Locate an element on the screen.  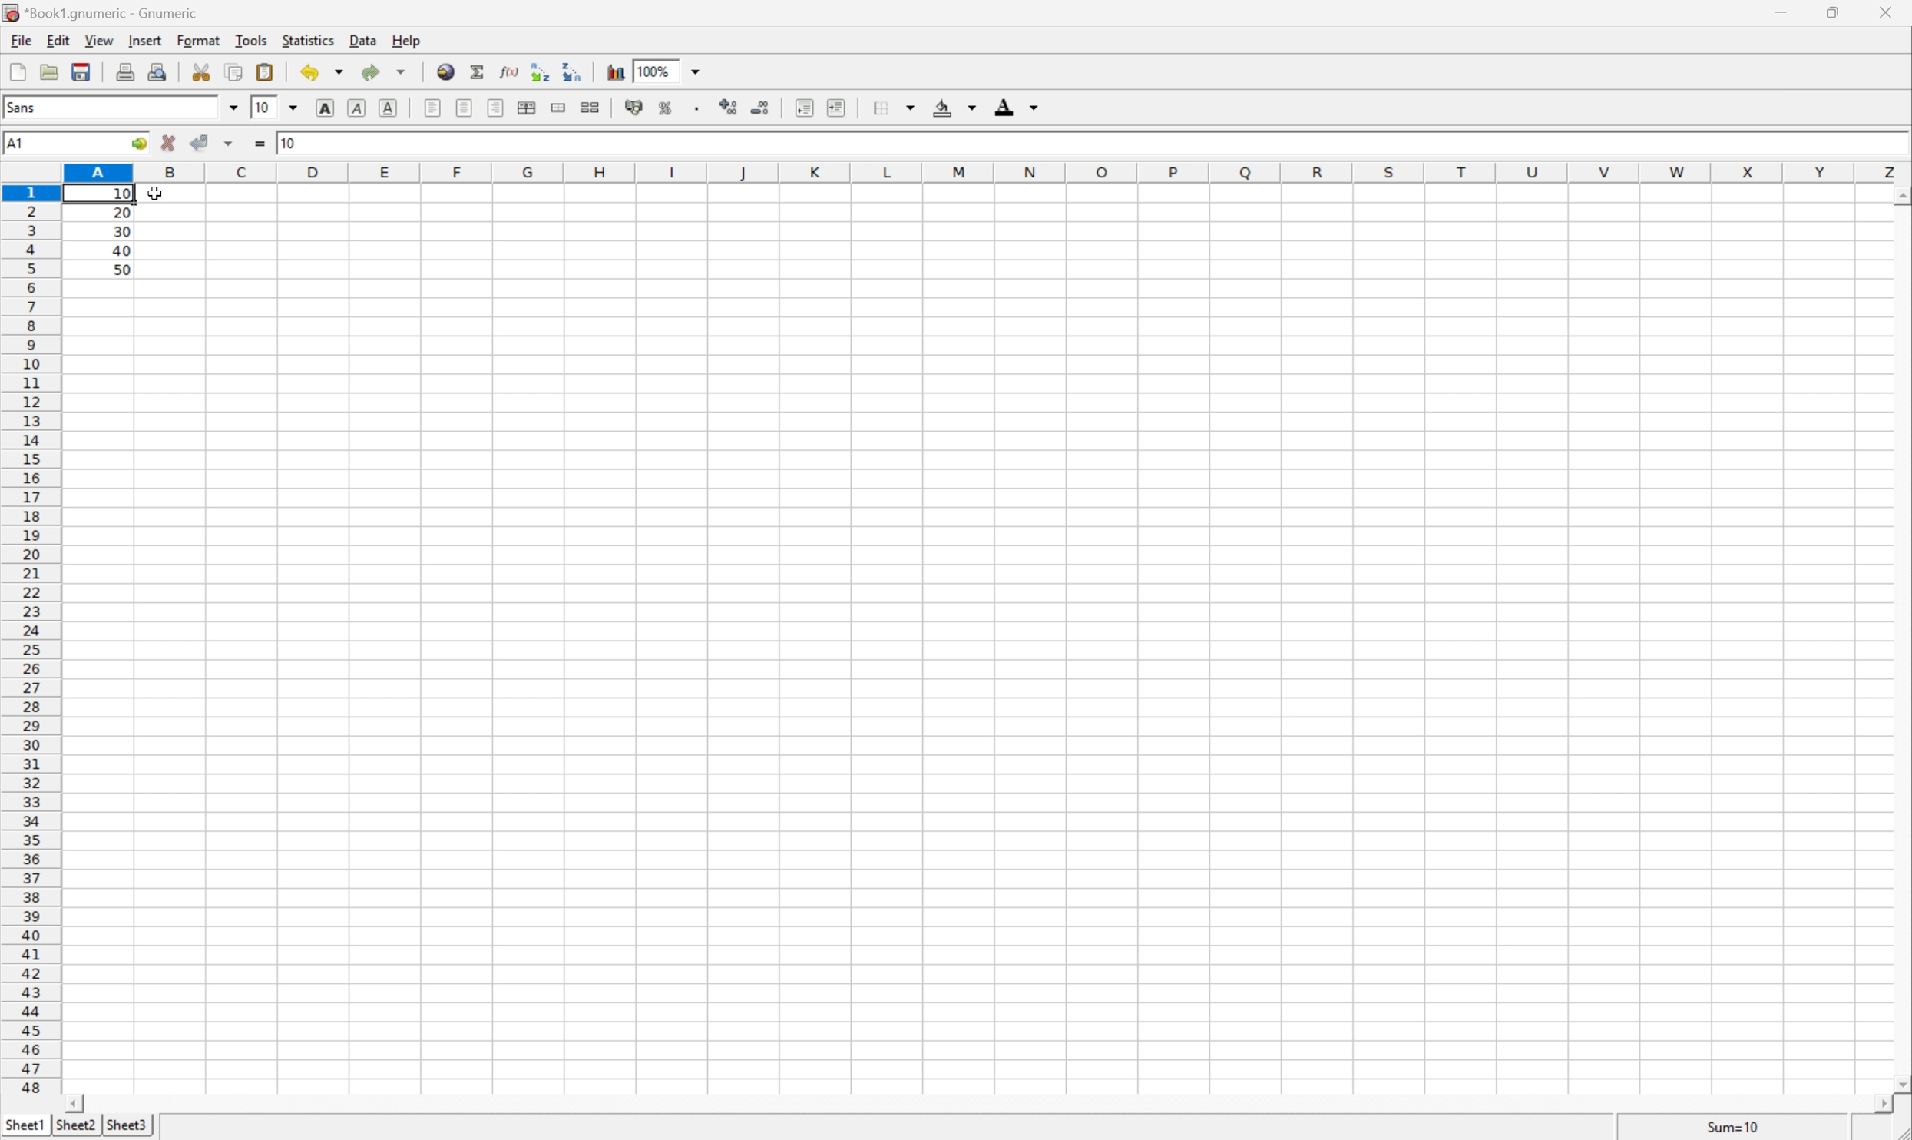
Insert a hyperlink is located at coordinates (447, 71).